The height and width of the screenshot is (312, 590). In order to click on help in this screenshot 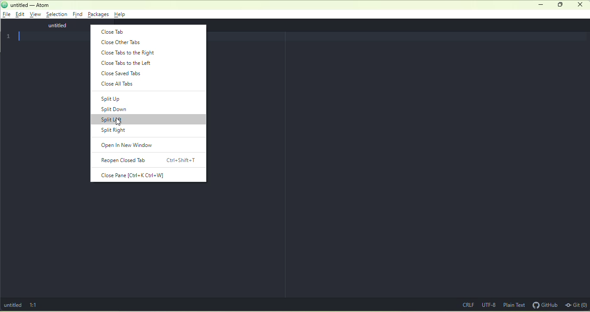, I will do `click(121, 14)`.